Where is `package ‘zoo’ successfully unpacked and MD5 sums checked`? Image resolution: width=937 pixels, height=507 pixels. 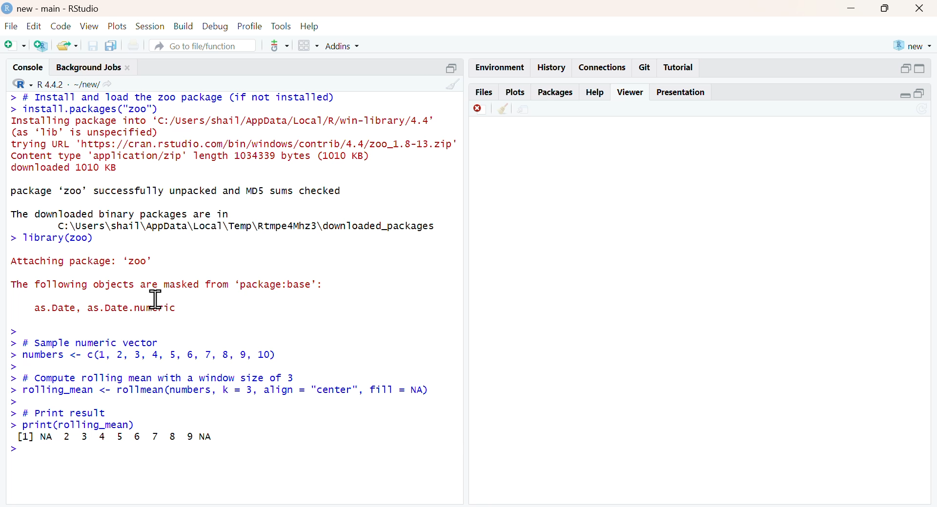 package ‘zoo’ successfully unpacked and MD5 sums checked is located at coordinates (177, 192).